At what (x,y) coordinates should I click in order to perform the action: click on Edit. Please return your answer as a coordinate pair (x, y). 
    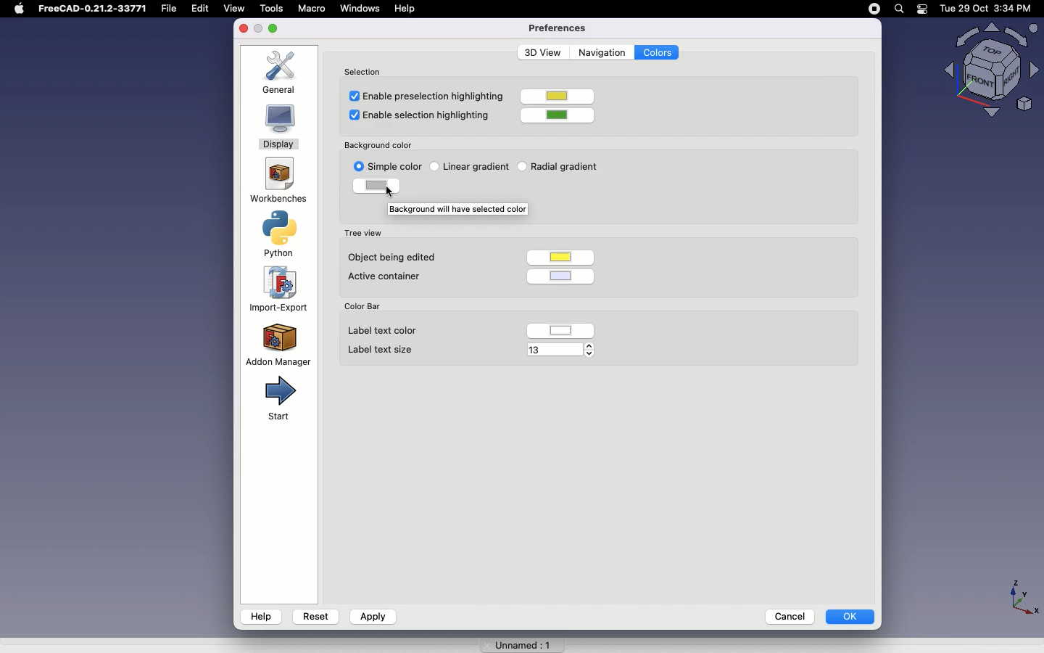
    Looking at the image, I should click on (204, 9).